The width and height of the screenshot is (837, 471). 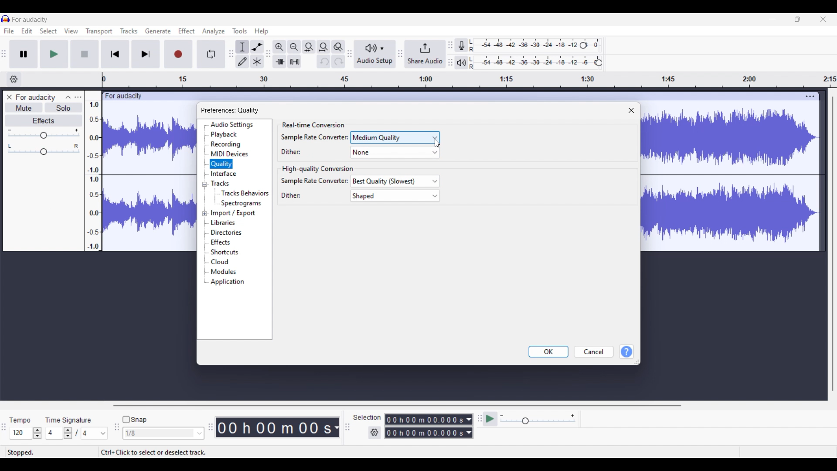 I want to click on audacity, so click(x=122, y=96).